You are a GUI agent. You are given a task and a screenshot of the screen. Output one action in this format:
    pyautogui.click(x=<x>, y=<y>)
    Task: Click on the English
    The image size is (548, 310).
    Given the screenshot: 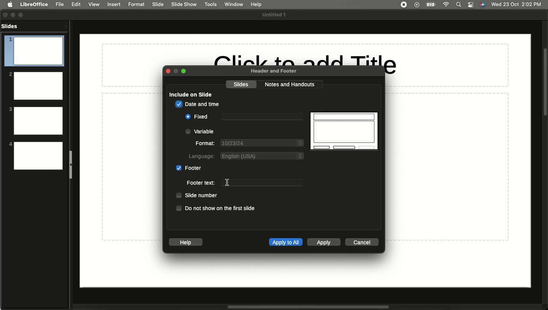 What is the action you would take?
    pyautogui.click(x=263, y=155)
    